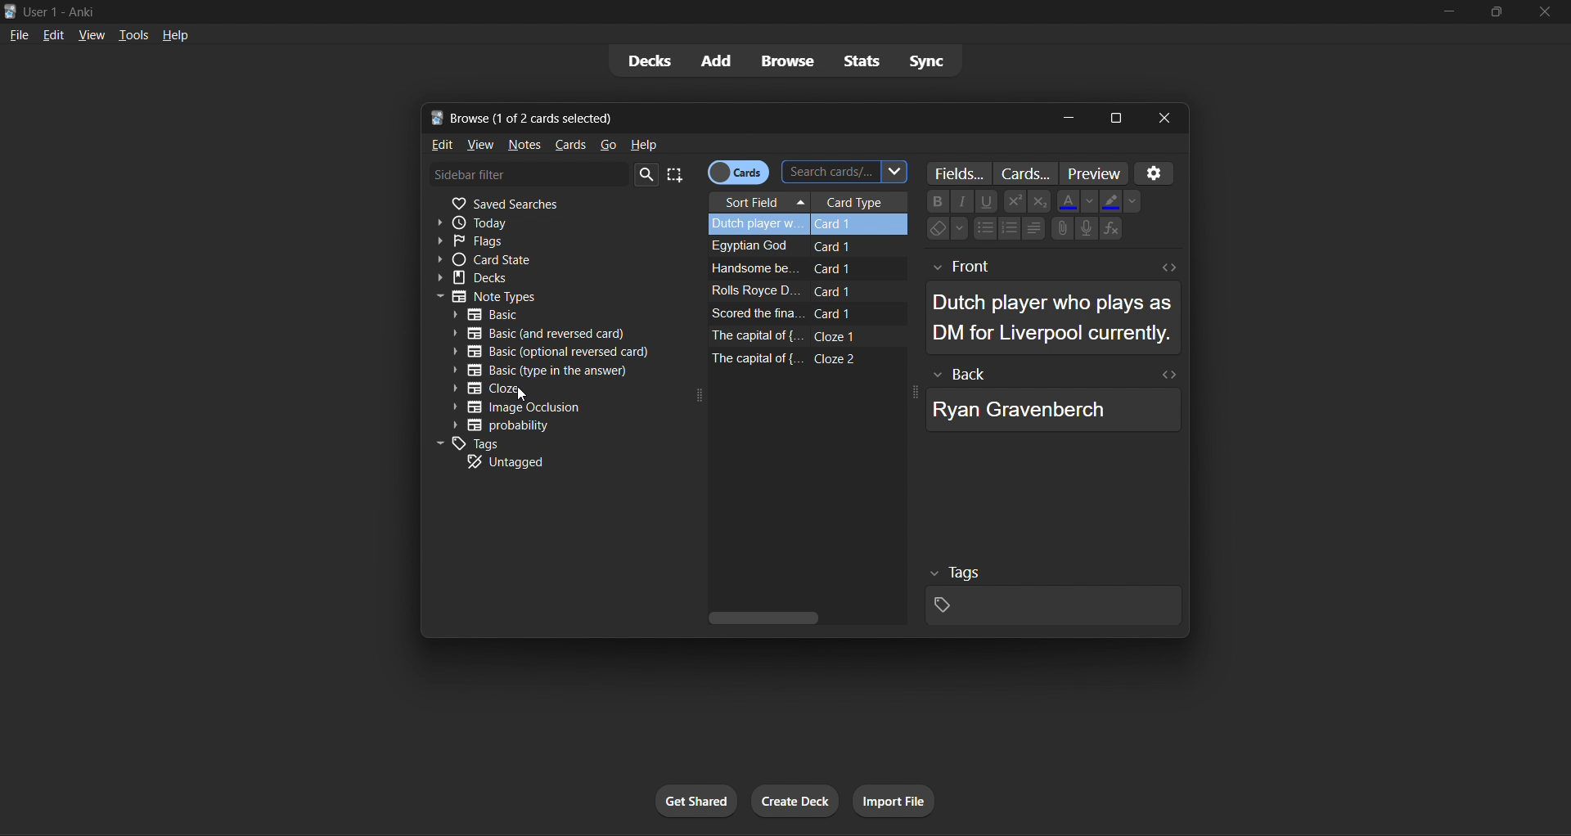  What do you see at coordinates (736, 119) in the screenshot?
I see `new tab name` at bounding box center [736, 119].